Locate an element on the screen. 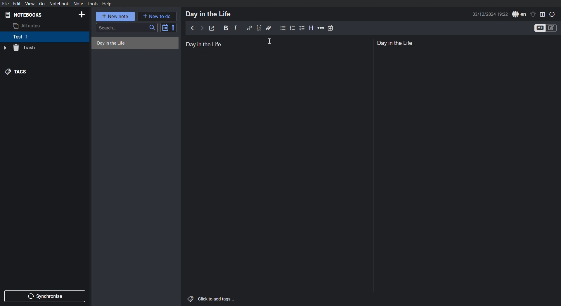  All notes is located at coordinates (28, 27).